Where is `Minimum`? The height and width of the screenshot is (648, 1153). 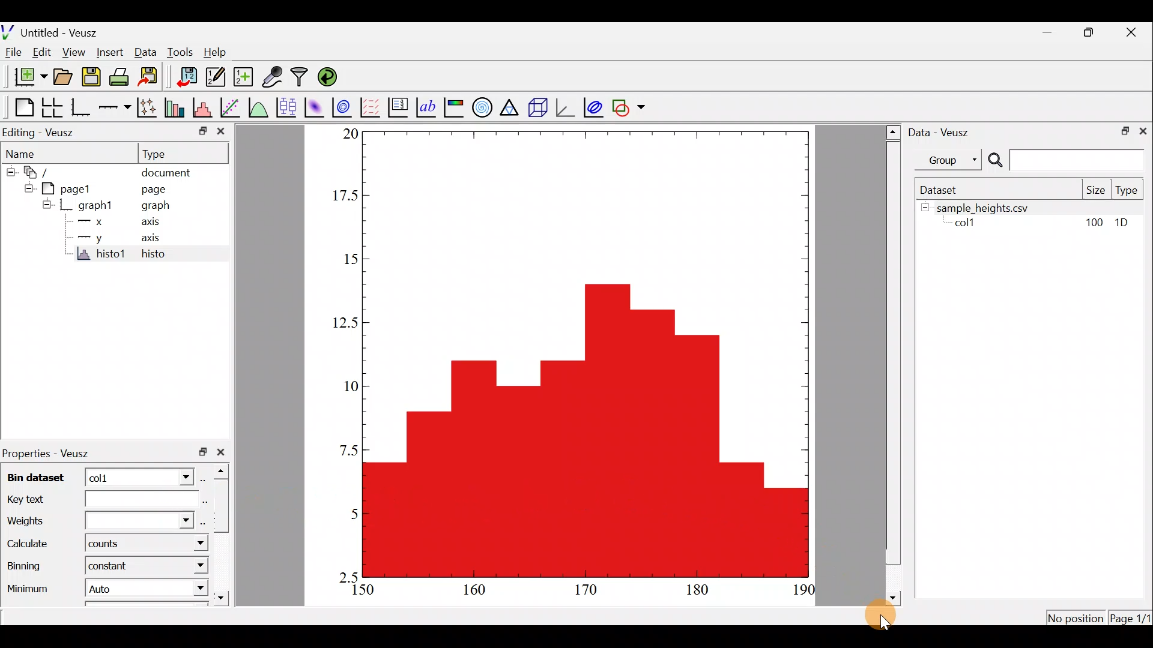
Minimum is located at coordinates (29, 585).